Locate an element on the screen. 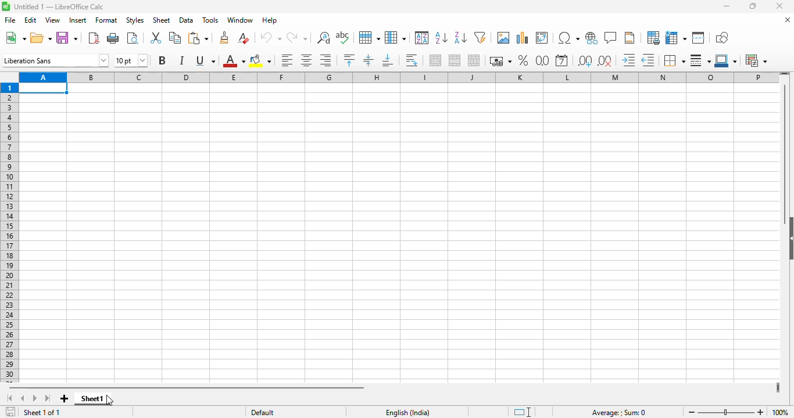  standard selection is located at coordinates (523, 412).